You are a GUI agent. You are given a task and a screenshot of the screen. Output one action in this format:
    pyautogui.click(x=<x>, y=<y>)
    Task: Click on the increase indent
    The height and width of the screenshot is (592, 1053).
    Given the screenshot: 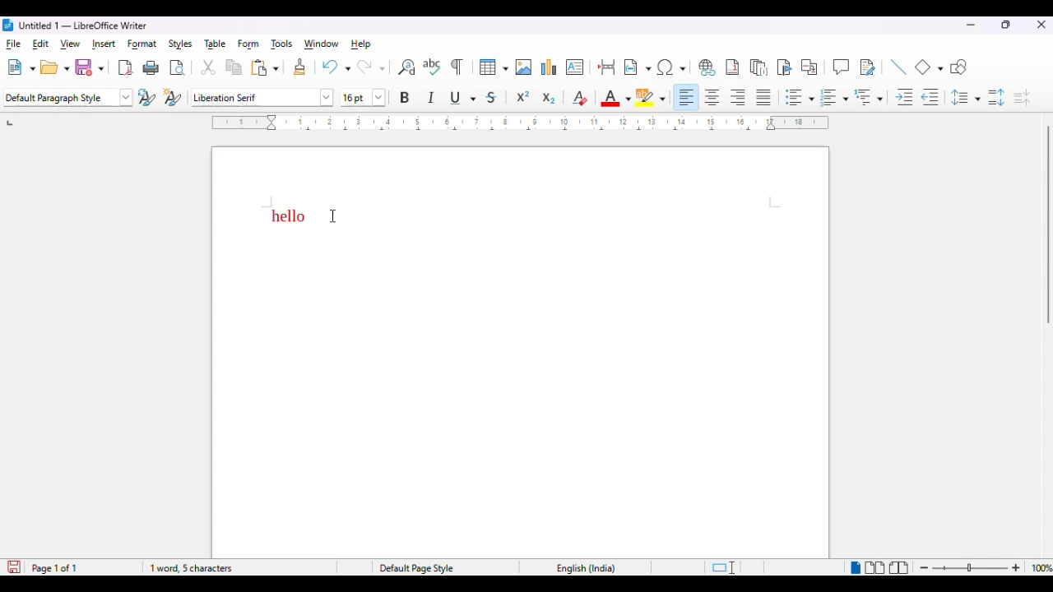 What is the action you would take?
    pyautogui.click(x=903, y=98)
    